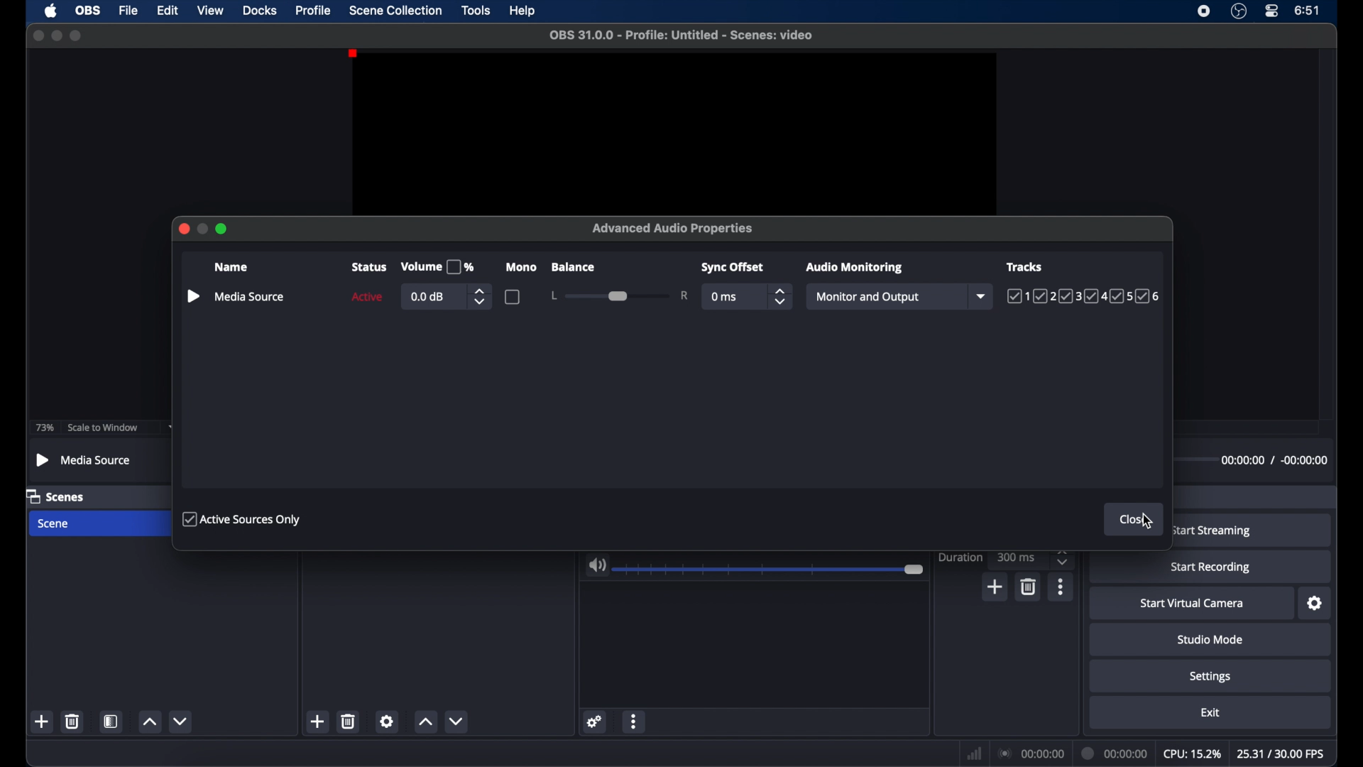 This screenshot has width=1363, height=767. I want to click on scale to window, so click(103, 428).